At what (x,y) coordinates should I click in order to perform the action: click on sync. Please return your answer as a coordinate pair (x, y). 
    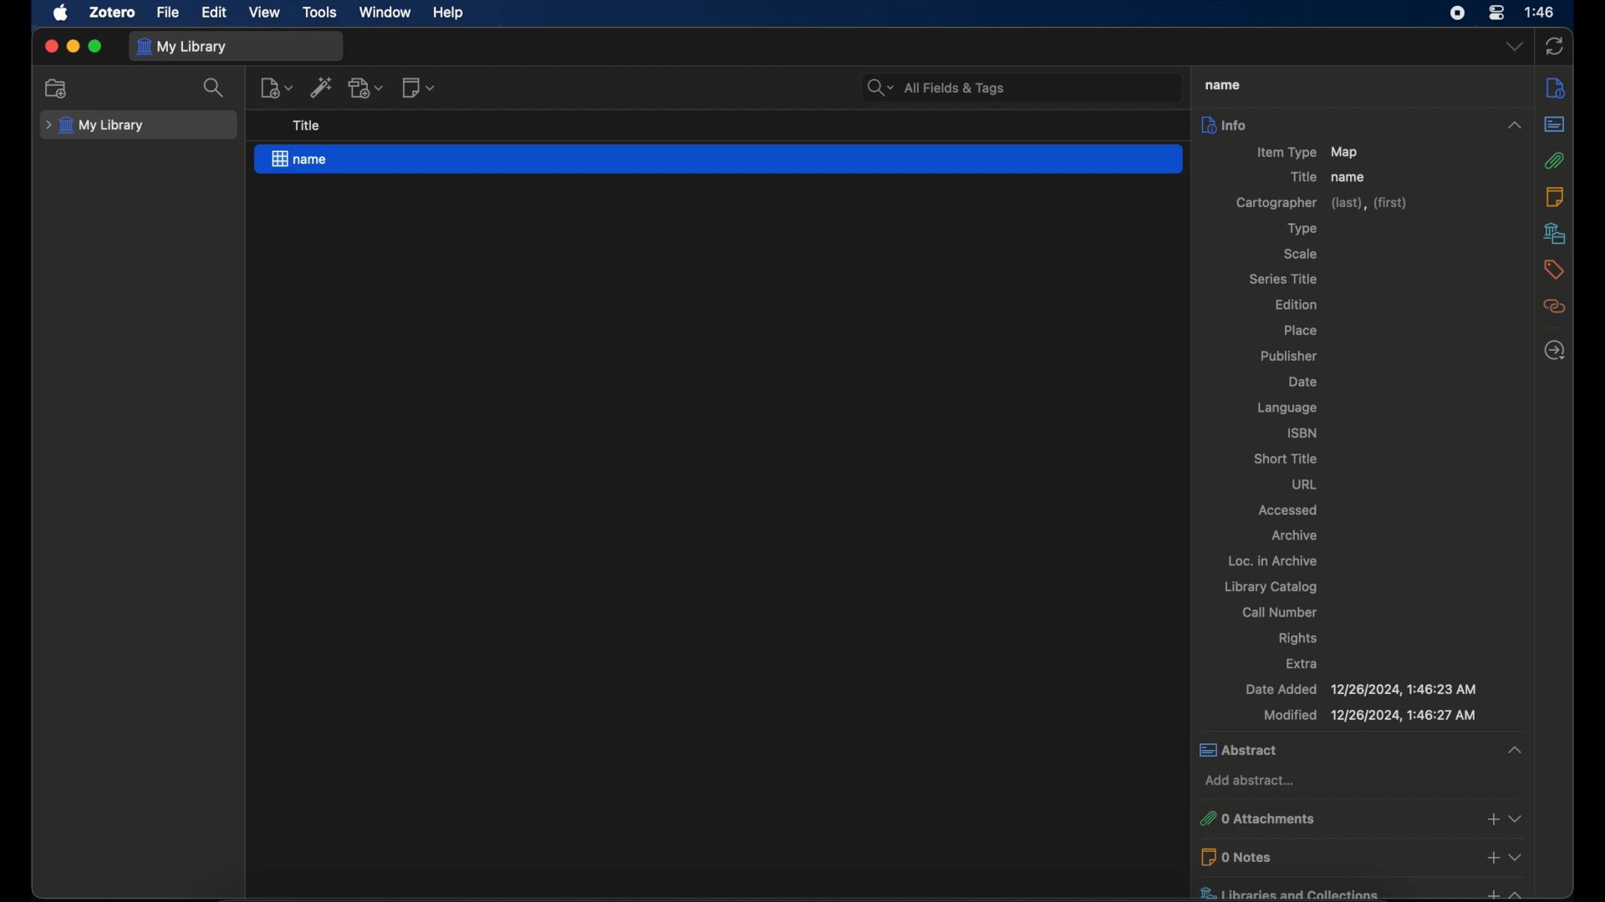
    Looking at the image, I should click on (1556, 46).